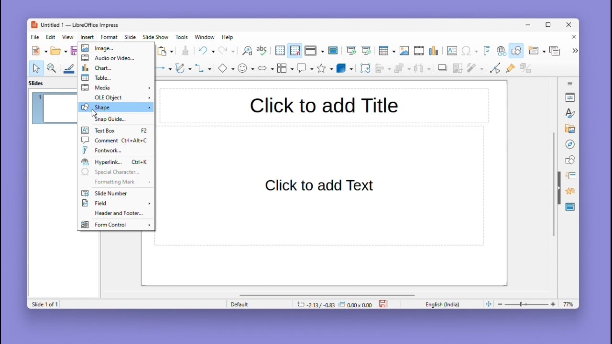  Describe the element at coordinates (445, 304) in the screenshot. I see `English` at that location.